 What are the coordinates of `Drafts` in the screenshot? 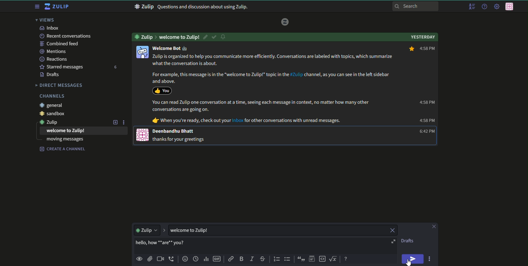 It's located at (50, 75).